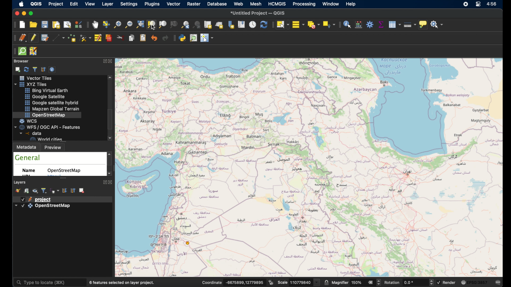 This screenshot has height=287, width=511. What do you see at coordinates (31, 121) in the screenshot?
I see `wcs` at bounding box center [31, 121].